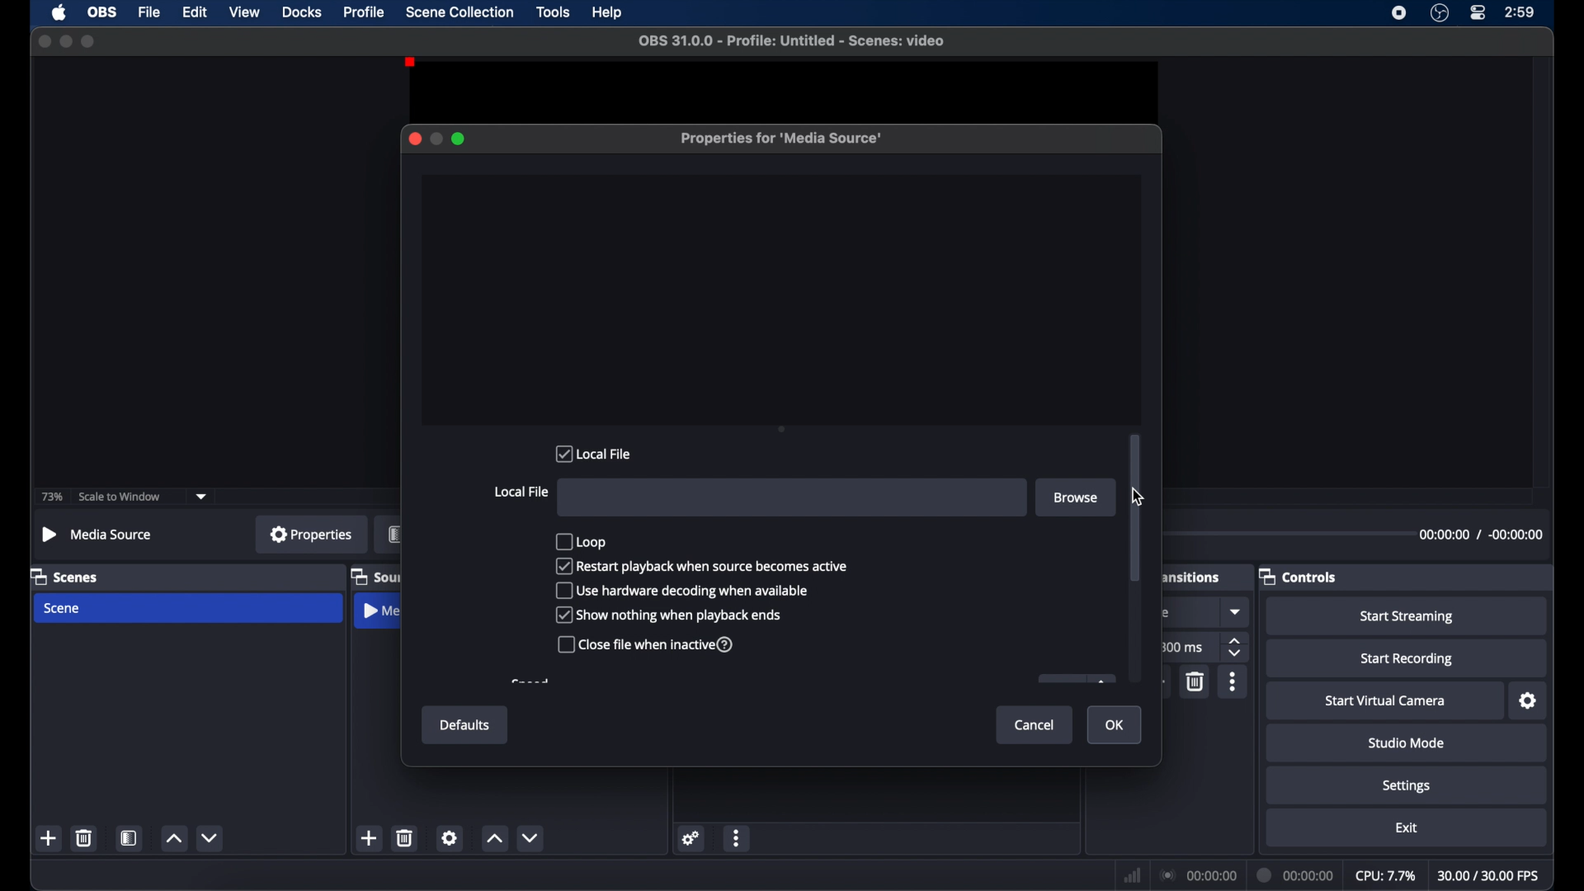  I want to click on studio mode, so click(1405, 744).